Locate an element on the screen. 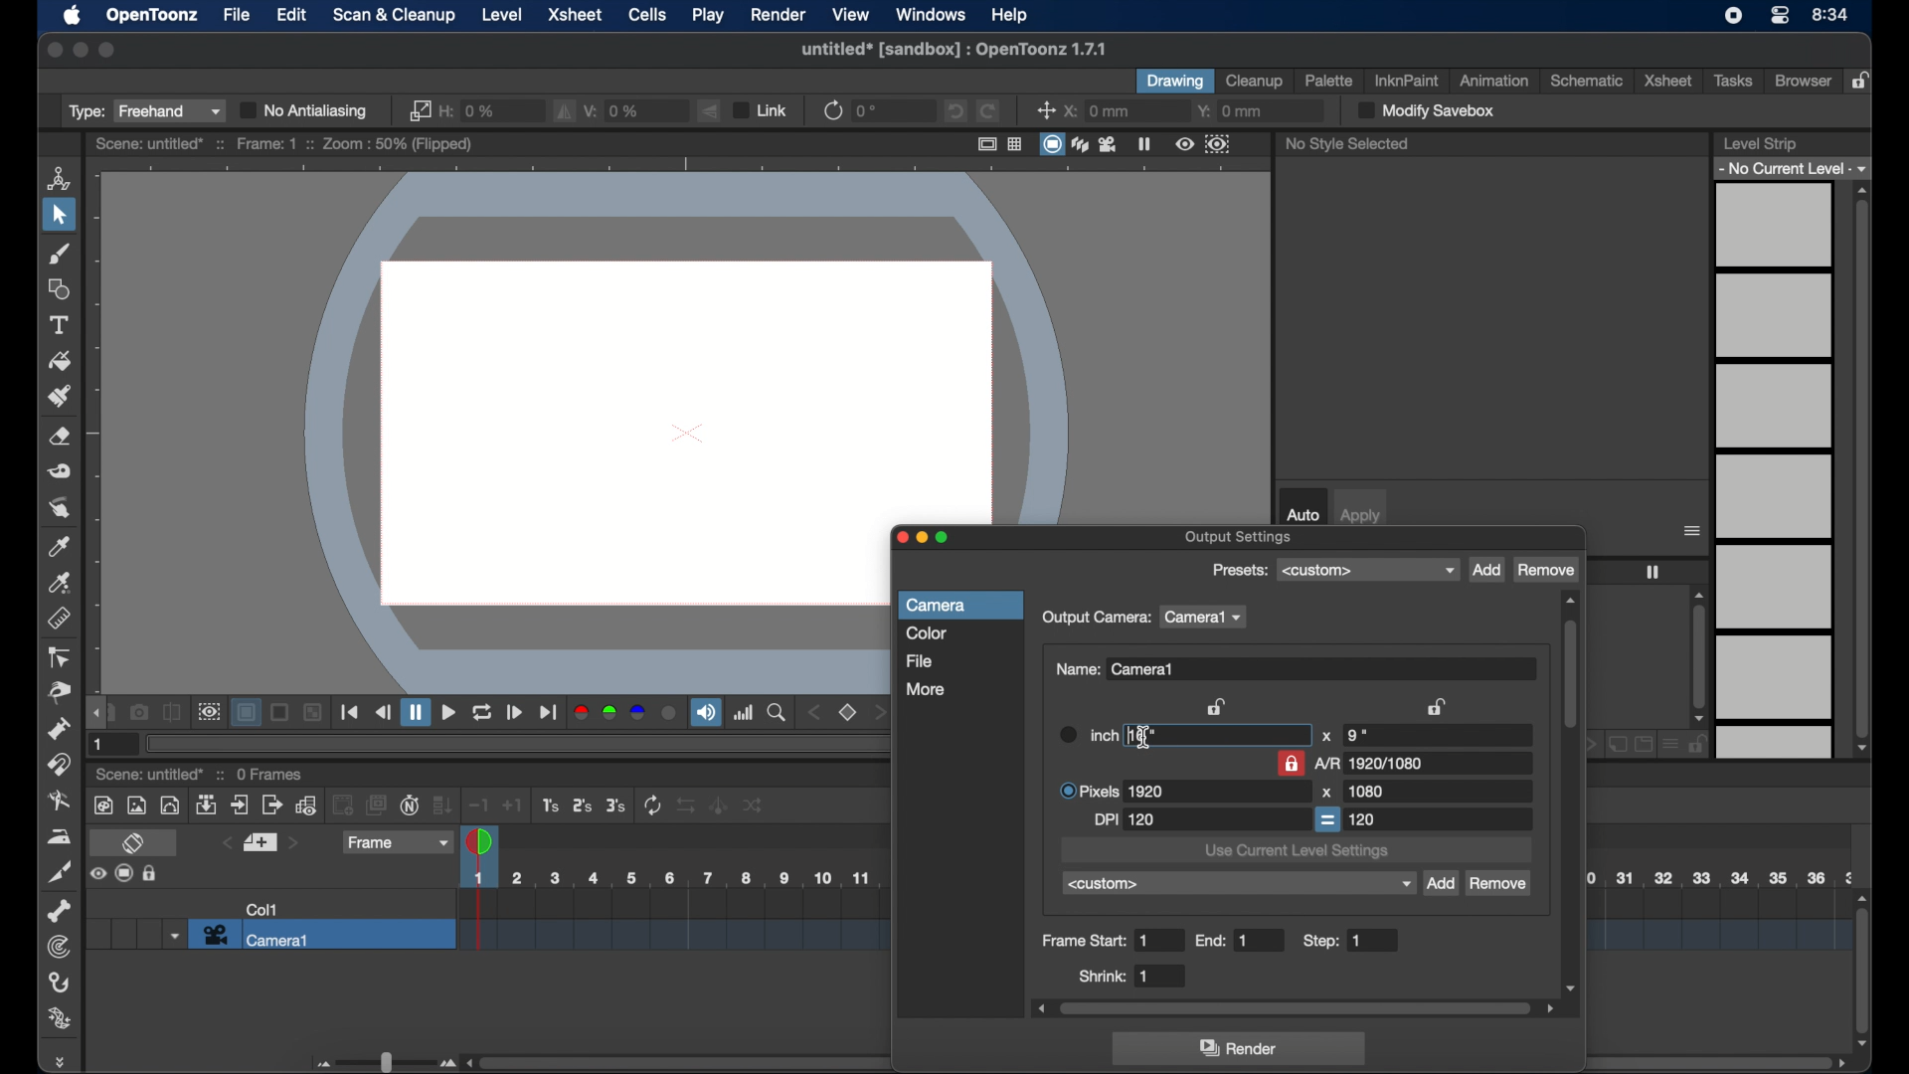 The width and height of the screenshot is (1909, 1074).  is located at coordinates (442, 806).